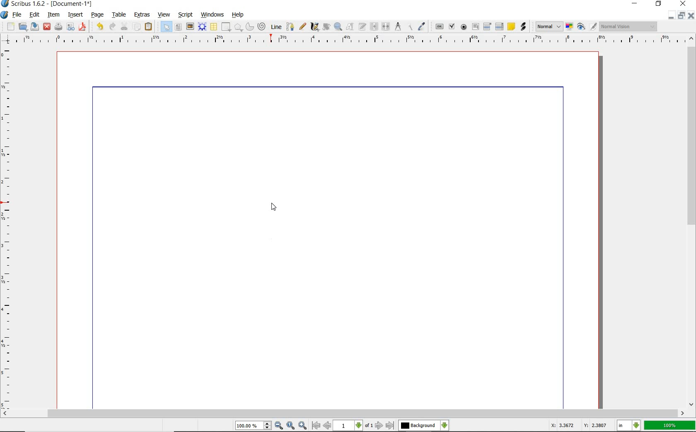 The width and height of the screenshot is (696, 432). What do you see at coordinates (165, 15) in the screenshot?
I see `view` at bounding box center [165, 15].